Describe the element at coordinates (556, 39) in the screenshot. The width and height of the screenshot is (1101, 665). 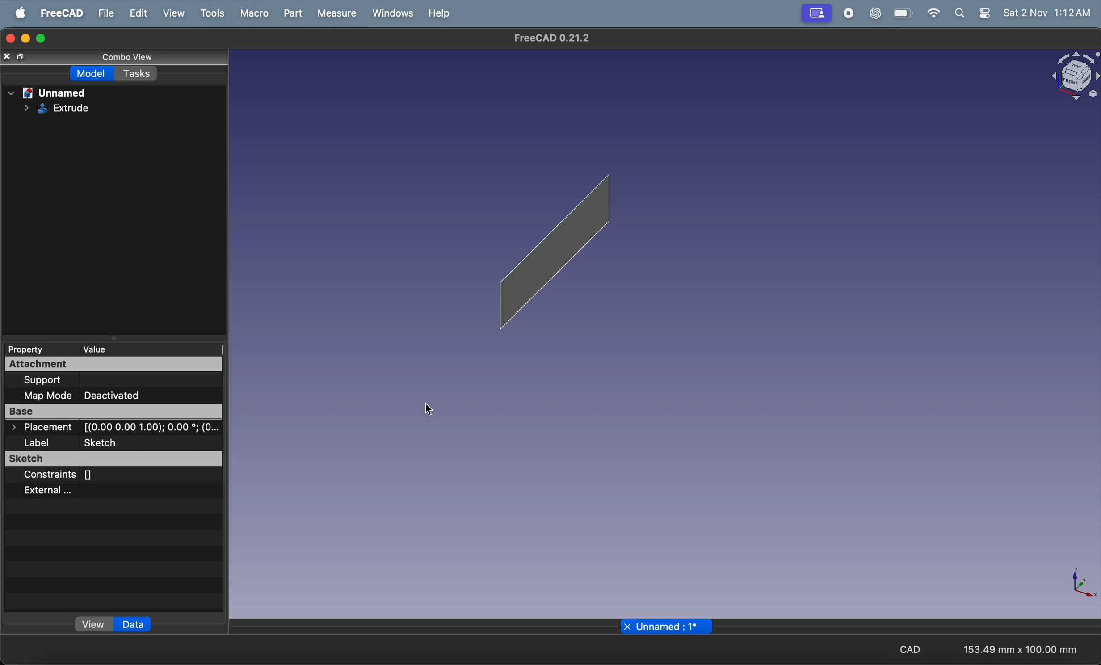
I see `FreeCAD 0.21.2` at that location.